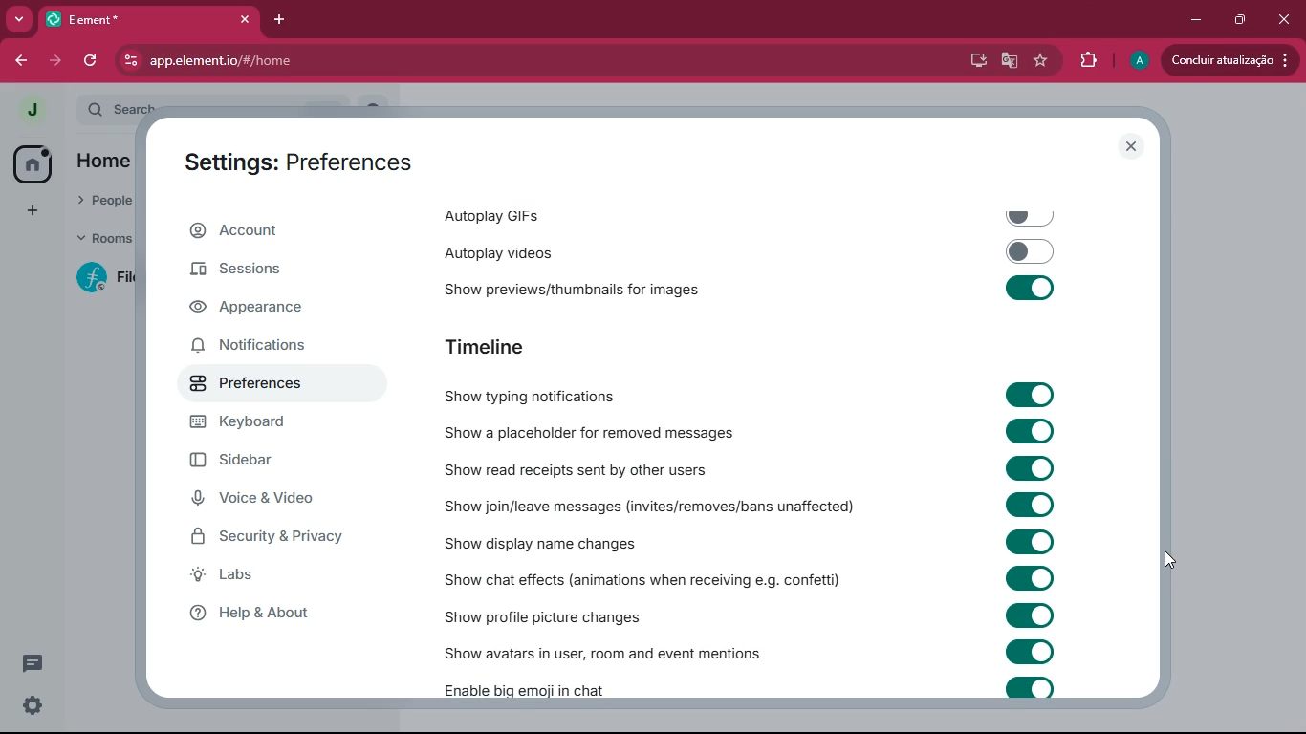 Image resolution: width=1306 pixels, height=734 pixels. Describe the element at coordinates (32, 666) in the screenshot. I see `conversation` at that location.